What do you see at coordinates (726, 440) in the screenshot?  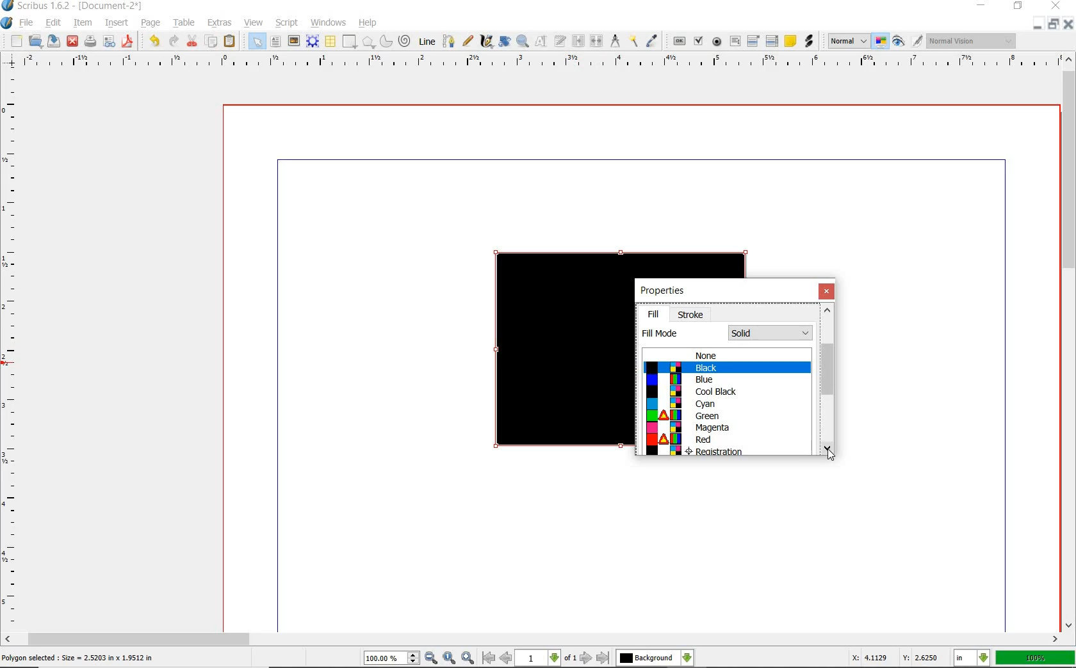 I see `Red` at bounding box center [726, 440].